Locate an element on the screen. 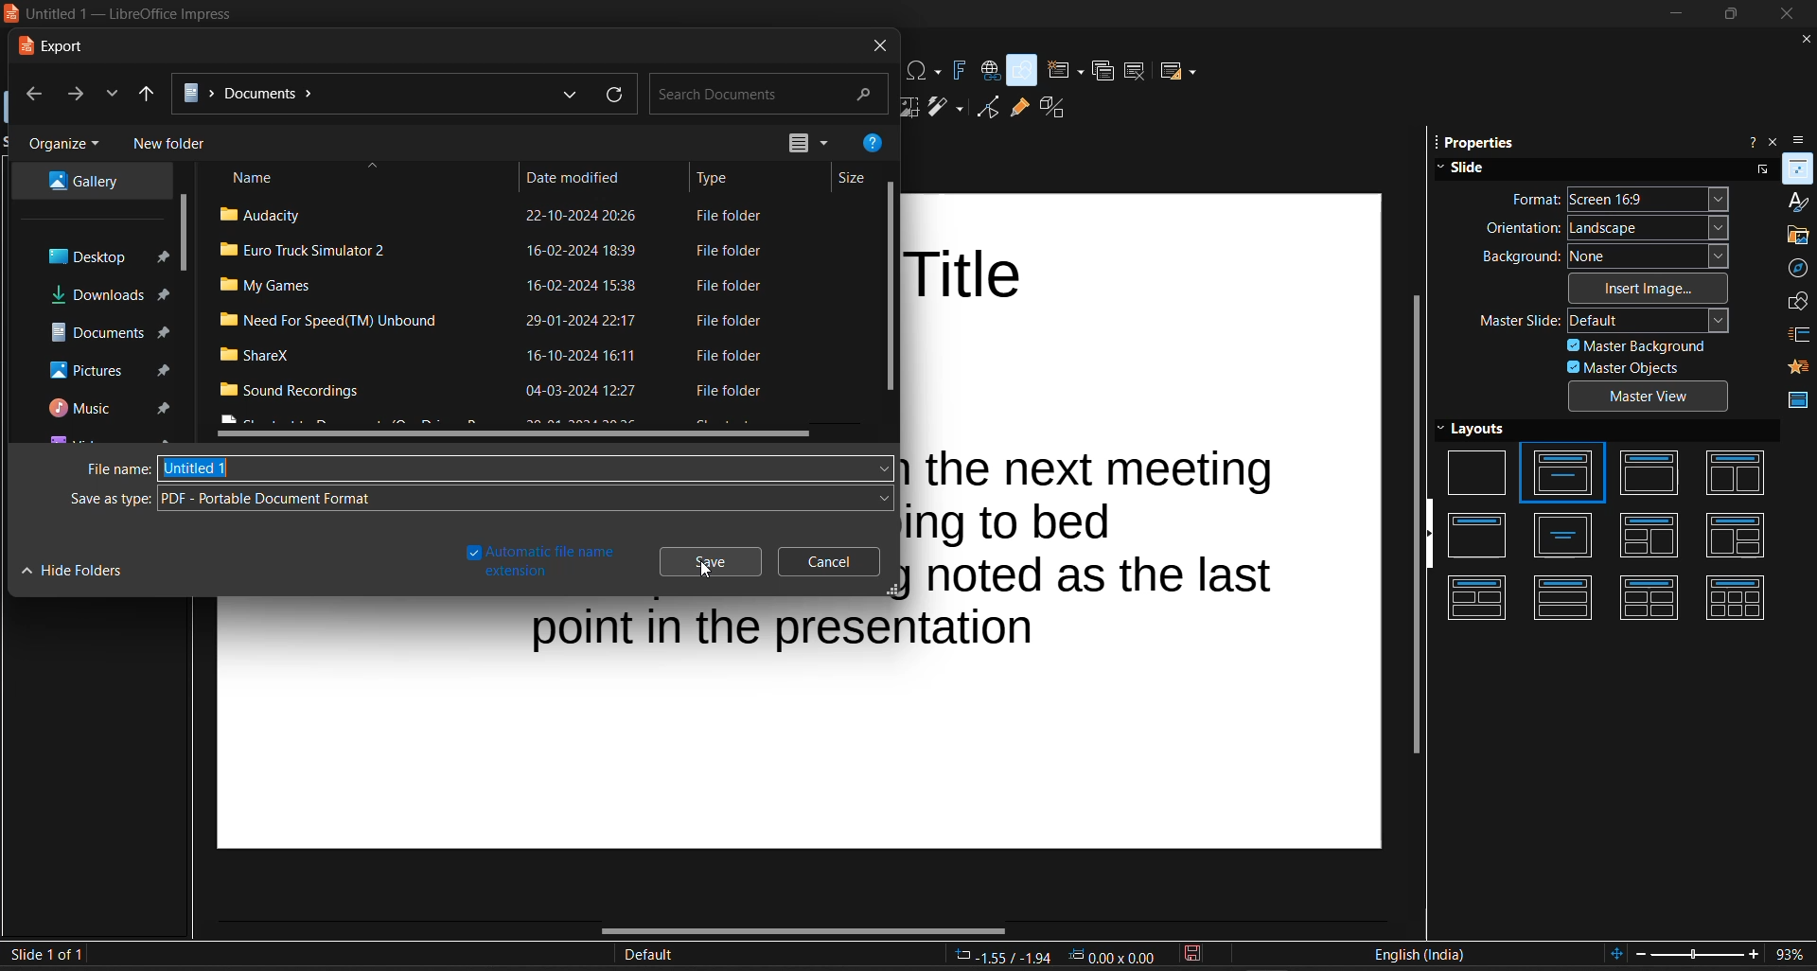 The height and width of the screenshot is (971, 1817). Documents is located at coordinates (357, 95).